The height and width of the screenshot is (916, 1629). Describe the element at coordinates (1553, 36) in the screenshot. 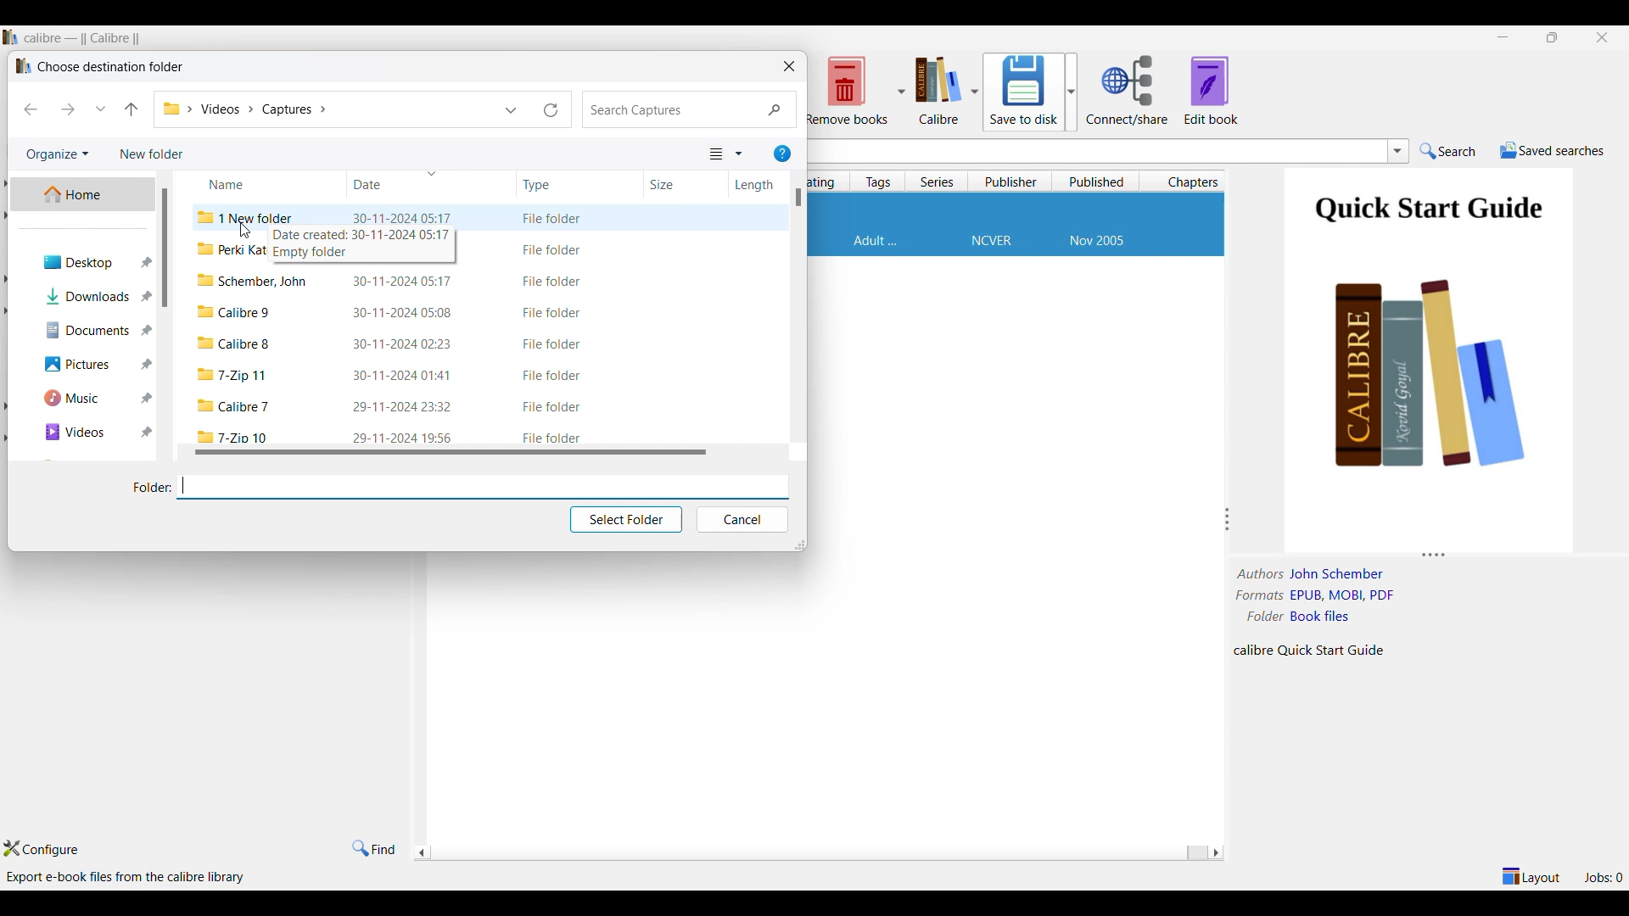

I see `Show interface in a smaller tab` at that location.